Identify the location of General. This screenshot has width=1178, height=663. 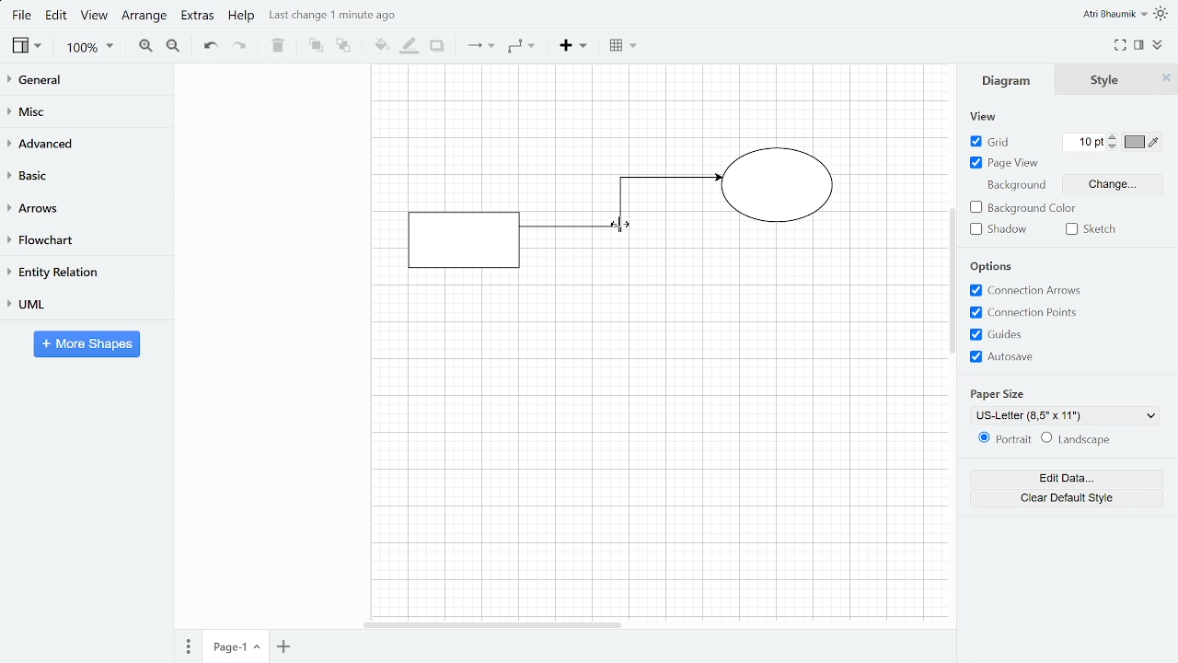
(86, 82).